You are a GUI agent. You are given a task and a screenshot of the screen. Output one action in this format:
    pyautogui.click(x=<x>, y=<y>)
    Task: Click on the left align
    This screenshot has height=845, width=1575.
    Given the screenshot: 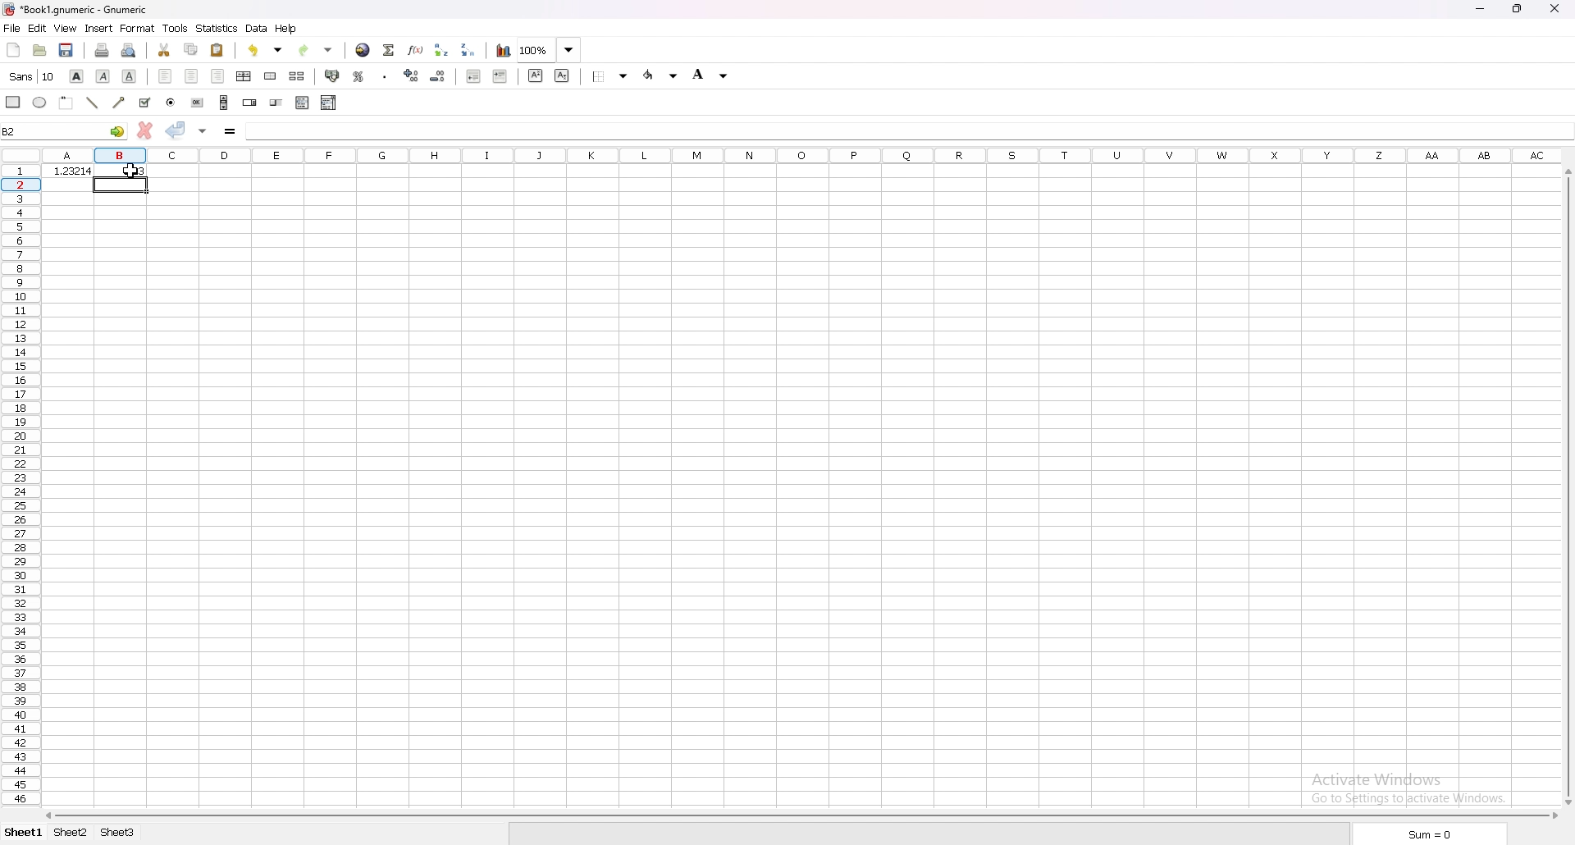 What is the action you would take?
    pyautogui.click(x=165, y=75)
    